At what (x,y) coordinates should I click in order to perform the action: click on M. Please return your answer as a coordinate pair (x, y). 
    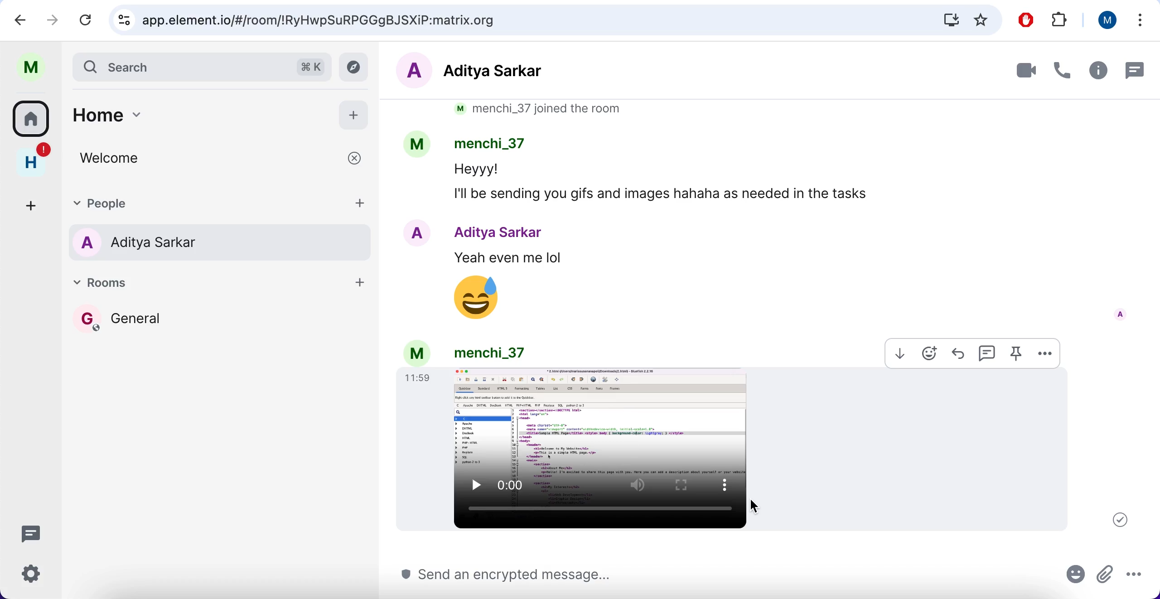
    Looking at the image, I should click on (406, 143).